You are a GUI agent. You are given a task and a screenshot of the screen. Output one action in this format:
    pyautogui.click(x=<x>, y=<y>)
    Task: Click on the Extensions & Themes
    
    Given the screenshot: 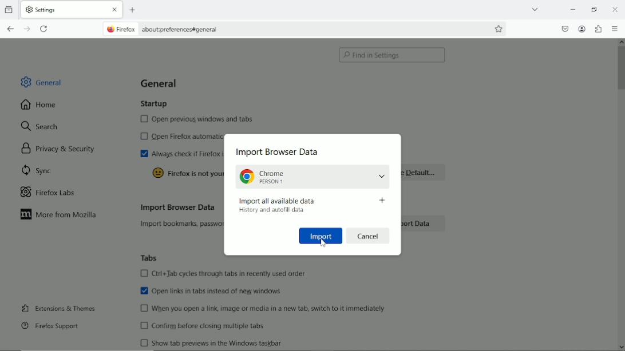 What is the action you would take?
    pyautogui.click(x=60, y=308)
    